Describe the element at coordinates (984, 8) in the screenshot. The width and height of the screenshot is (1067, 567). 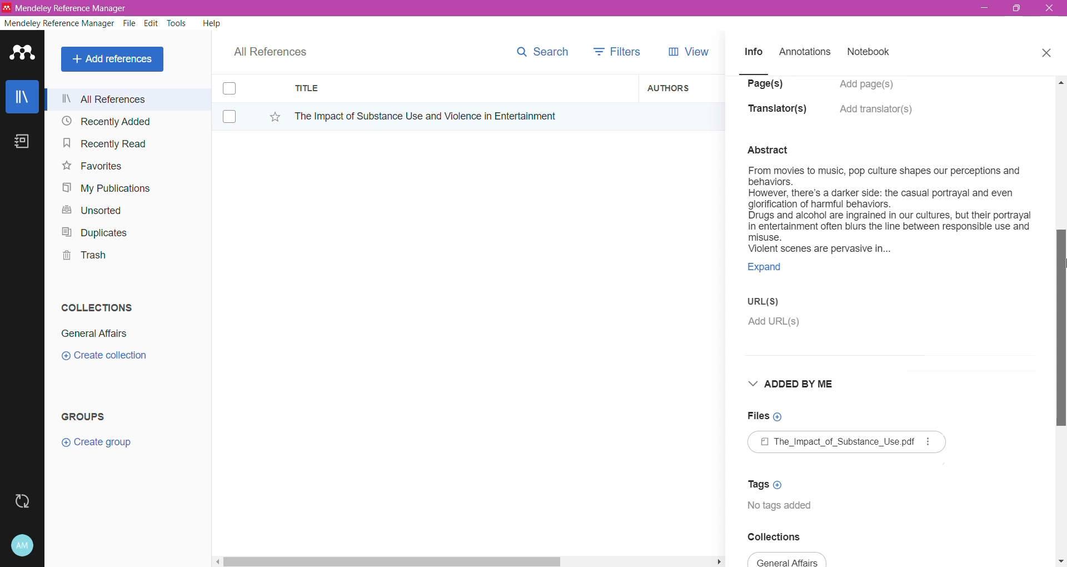
I see `Minimize` at that location.